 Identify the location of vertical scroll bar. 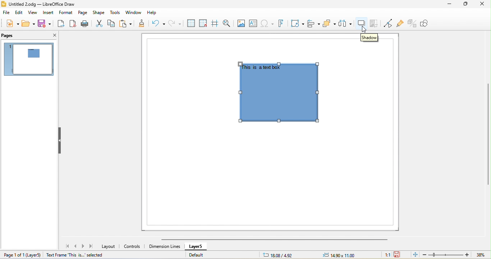
(487, 134).